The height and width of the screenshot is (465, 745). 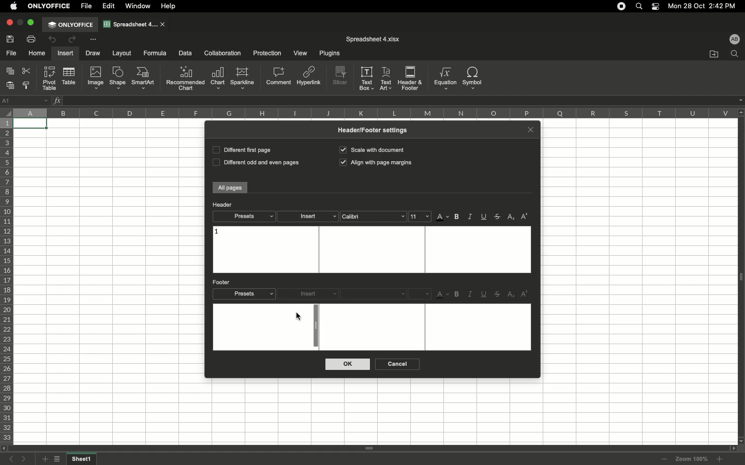 I want to click on Comment, so click(x=279, y=77).